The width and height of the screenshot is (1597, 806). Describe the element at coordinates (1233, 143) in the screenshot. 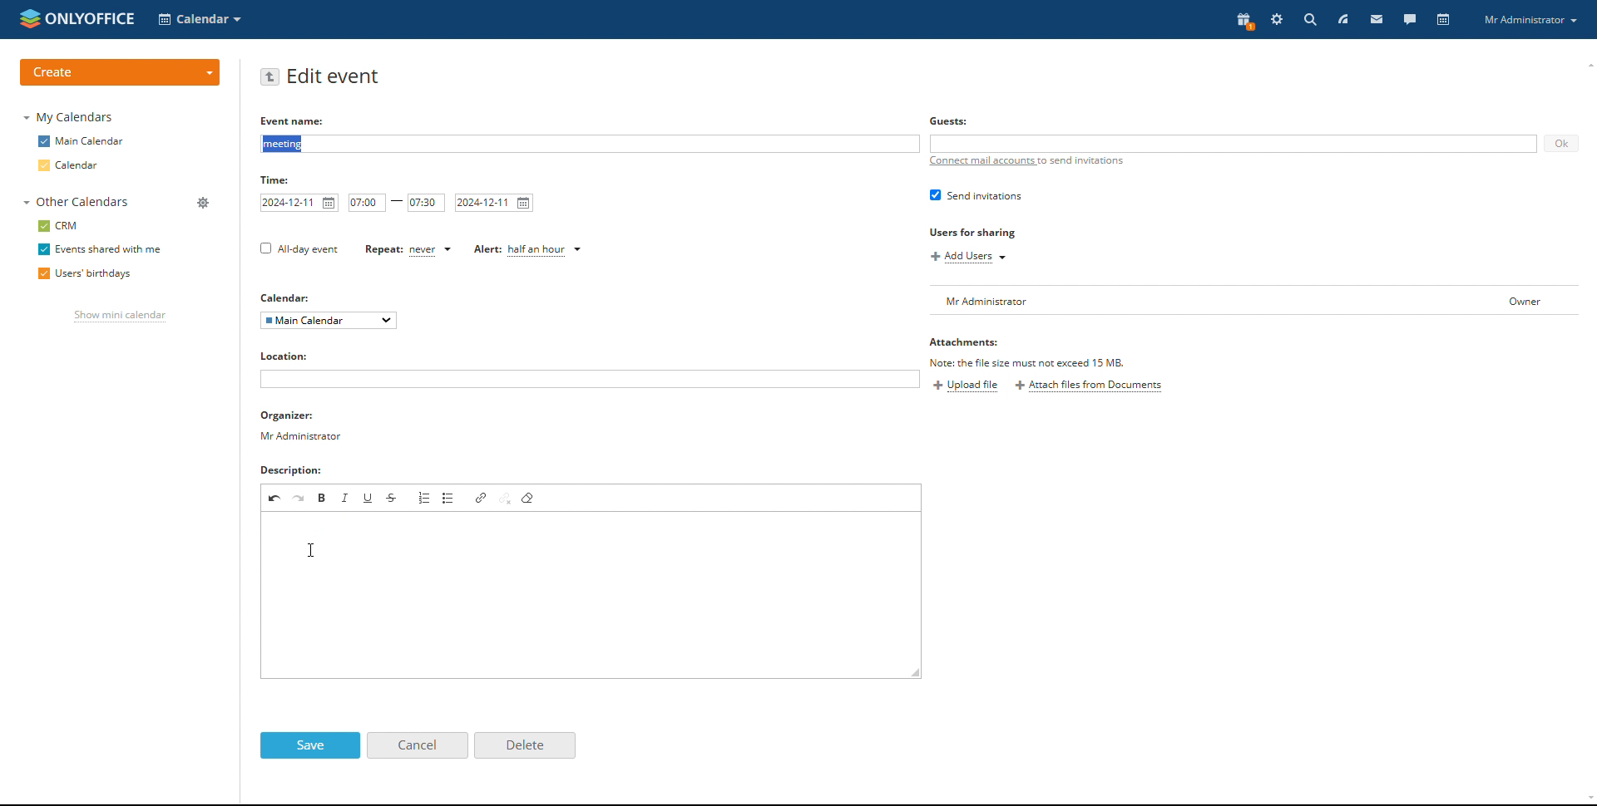

I see `add guests` at that location.